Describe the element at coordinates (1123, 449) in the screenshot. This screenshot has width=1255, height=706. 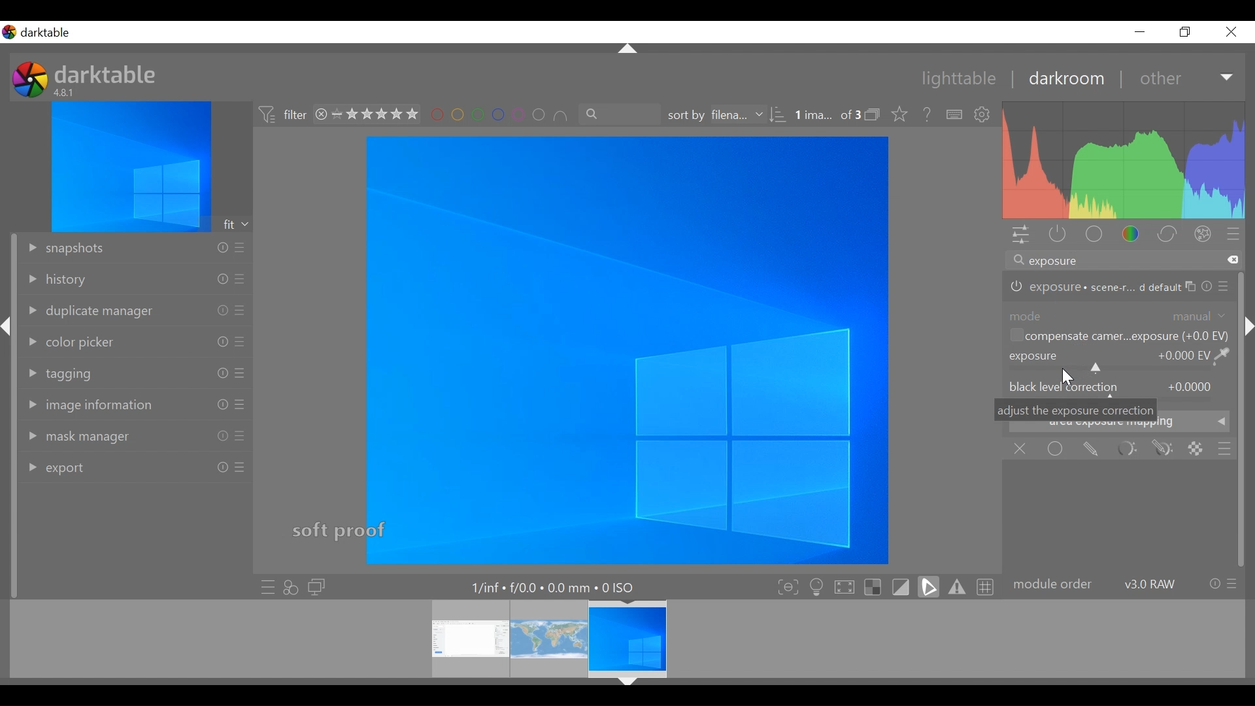
I see `parametric mask` at that location.